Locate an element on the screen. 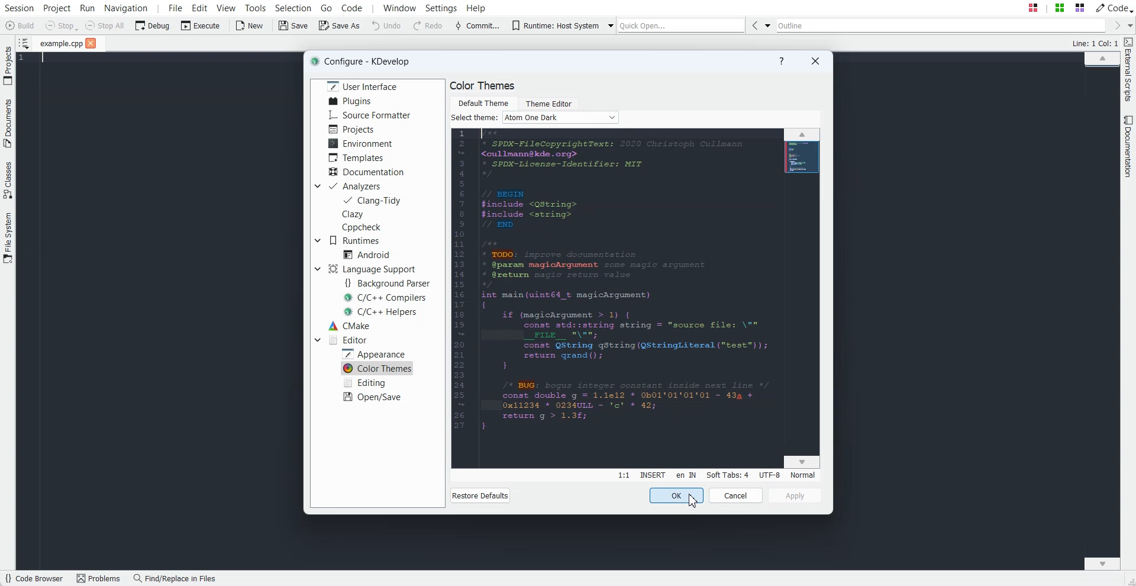 The width and height of the screenshot is (1136, 586). Go is located at coordinates (327, 7).